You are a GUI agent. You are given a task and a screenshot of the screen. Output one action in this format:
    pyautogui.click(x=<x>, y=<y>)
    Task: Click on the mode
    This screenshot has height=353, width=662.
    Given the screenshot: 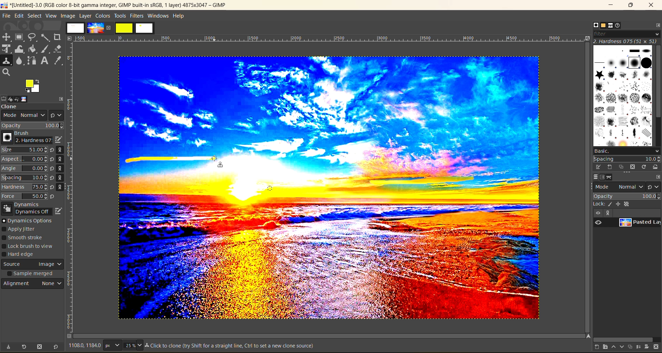 What is the action you would take?
    pyautogui.click(x=22, y=116)
    